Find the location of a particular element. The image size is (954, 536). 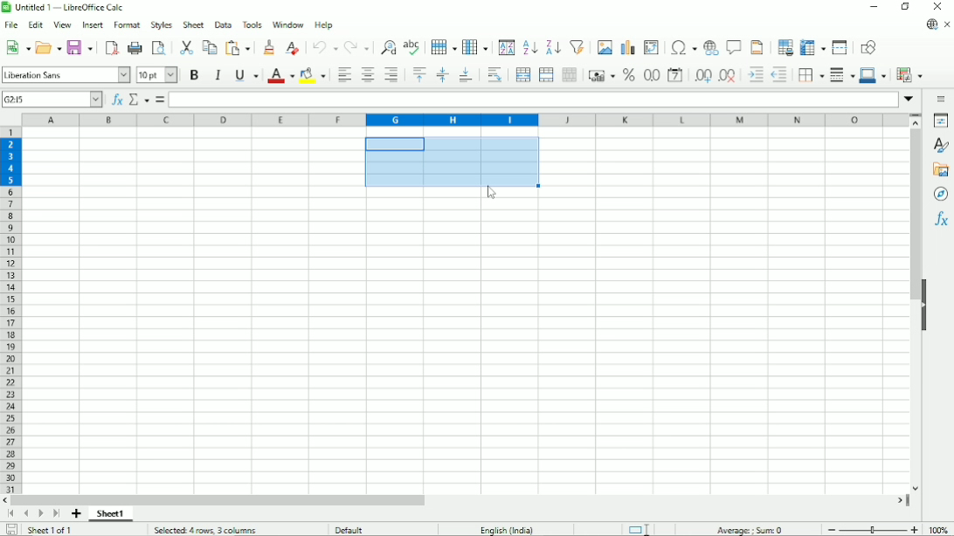

Update available is located at coordinates (930, 24).